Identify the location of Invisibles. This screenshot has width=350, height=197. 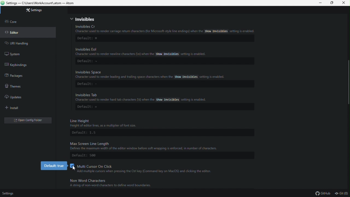
(83, 19).